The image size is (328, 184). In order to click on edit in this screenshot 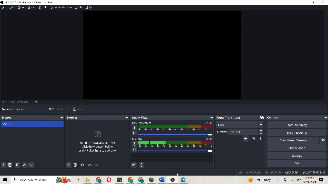, I will do `click(12, 8)`.